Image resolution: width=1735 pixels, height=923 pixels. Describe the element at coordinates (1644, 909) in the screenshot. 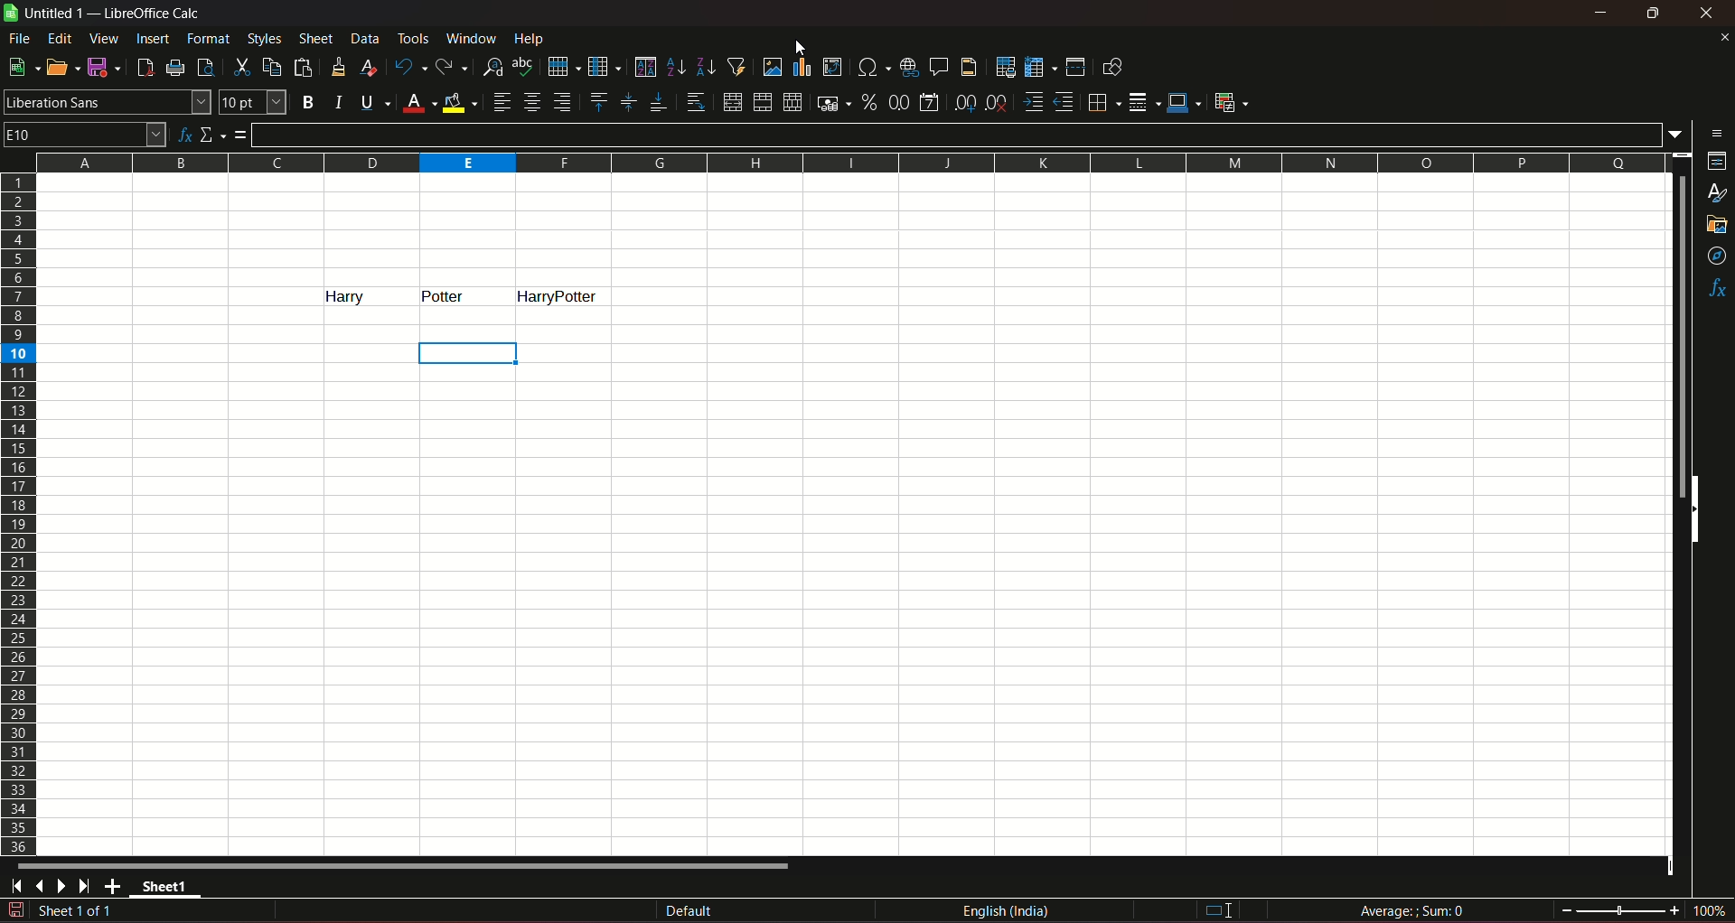

I see `zoom` at that location.